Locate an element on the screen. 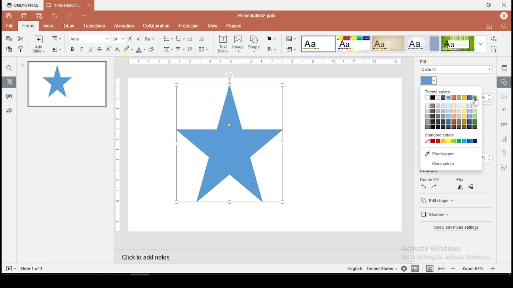  increase font size is located at coordinates (131, 39).